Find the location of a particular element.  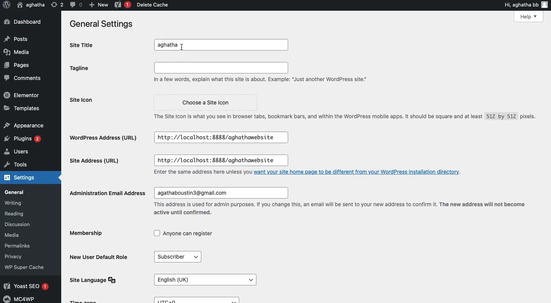

Yoast SEO is located at coordinates (26, 286).